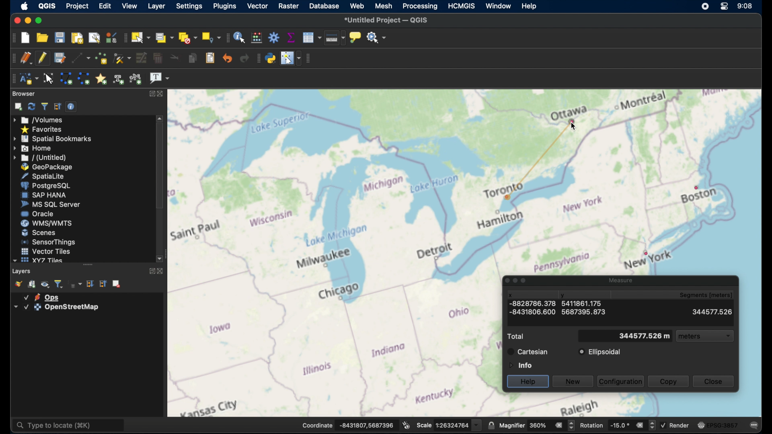  What do you see at coordinates (377, 37) in the screenshot?
I see `no action selected` at bounding box center [377, 37].